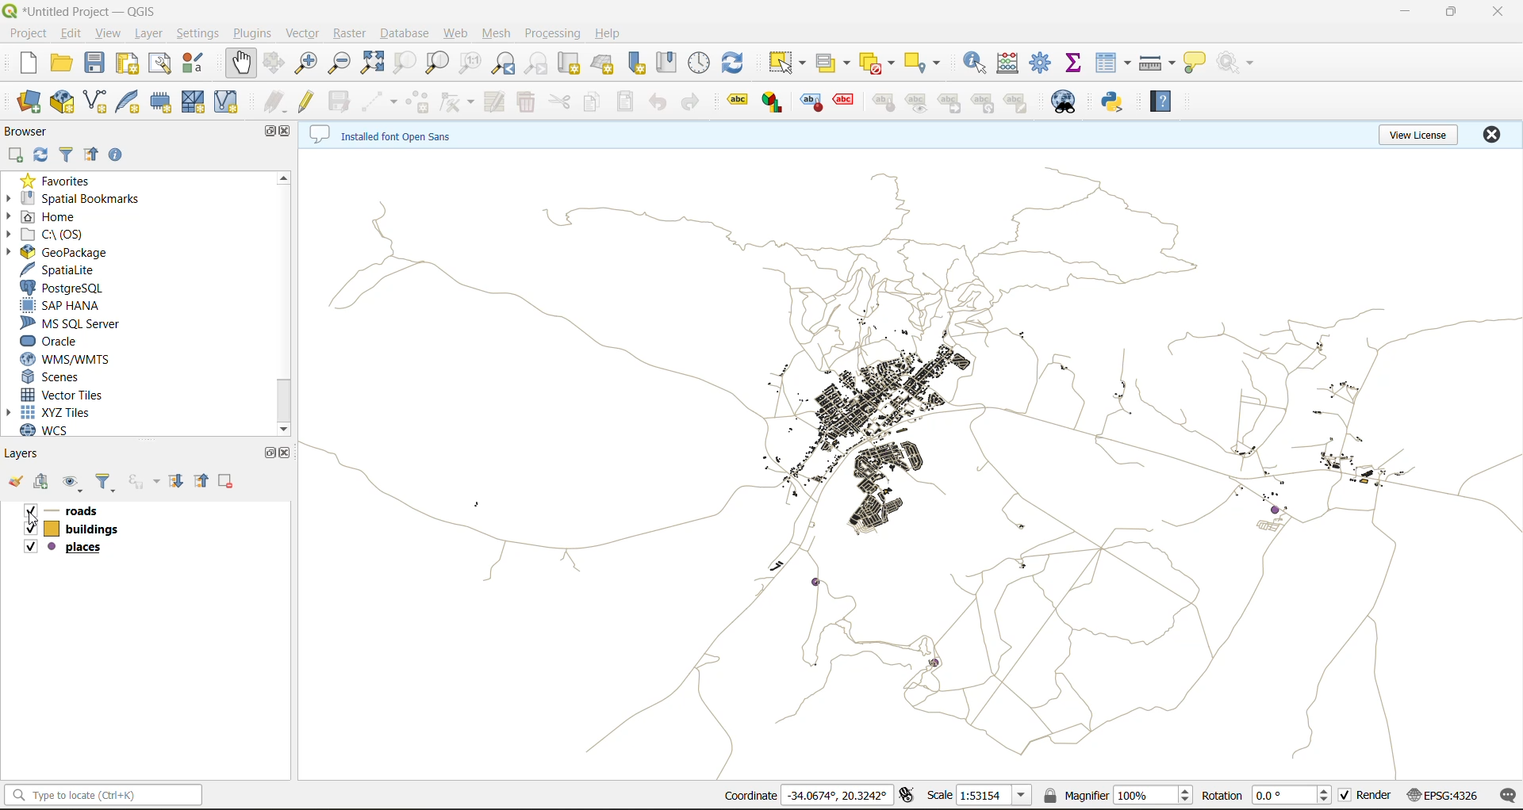 The width and height of the screenshot is (1523, 810). What do you see at coordinates (383, 136) in the screenshot?
I see `metadata` at bounding box center [383, 136].